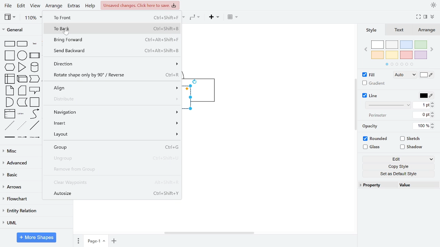  I want to click on hexagon, so click(10, 67).